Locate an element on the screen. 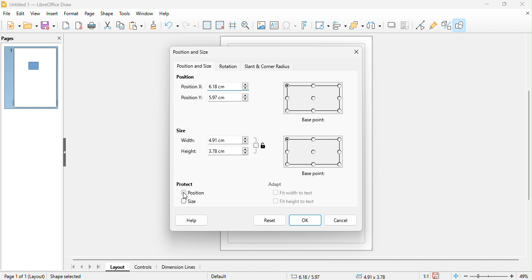  help is located at coordinates (192, 220).